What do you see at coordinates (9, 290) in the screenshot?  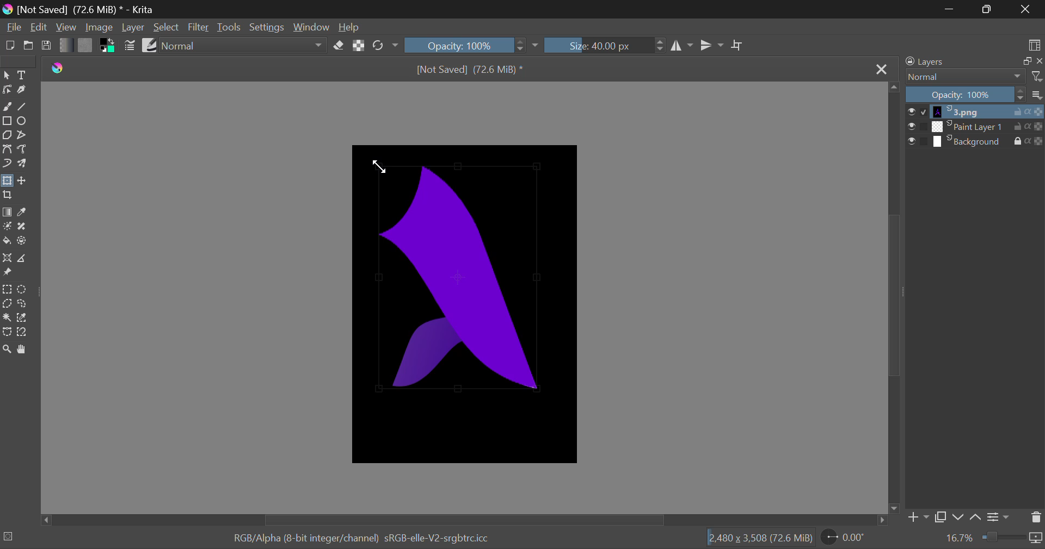 I see `Rectangle Selection` at bounding box center [9, 290].